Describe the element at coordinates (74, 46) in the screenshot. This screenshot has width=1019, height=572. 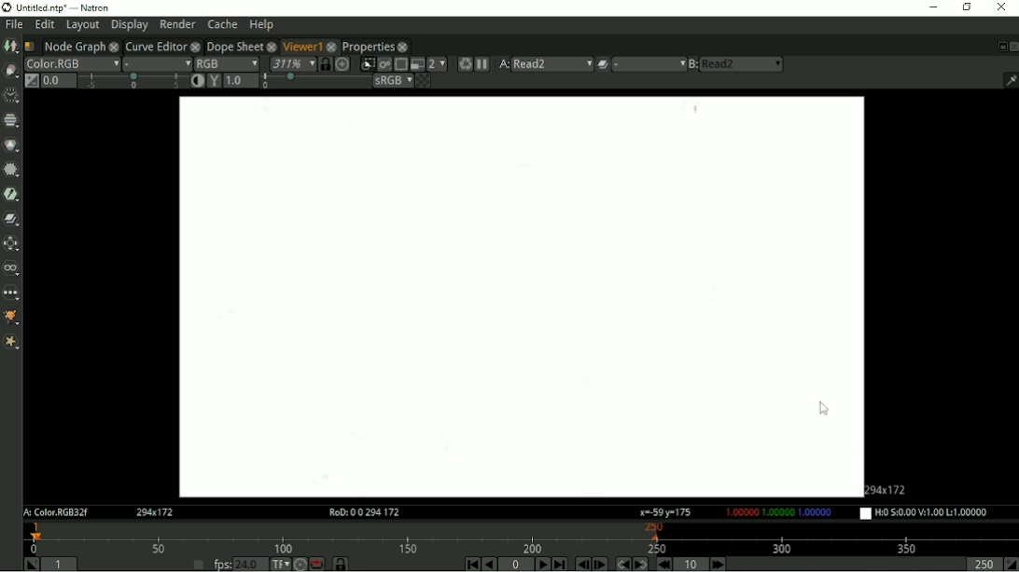
I see `Node Graph` at that location.